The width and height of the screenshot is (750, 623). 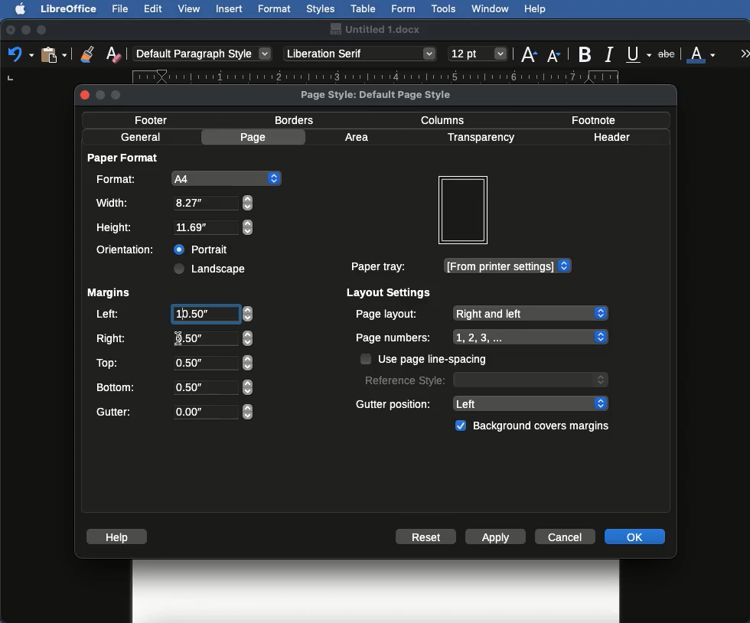 What do you see at coordinates (20, 54) in the screenshot?
I see `Undo` at bounding box center [20, 54].